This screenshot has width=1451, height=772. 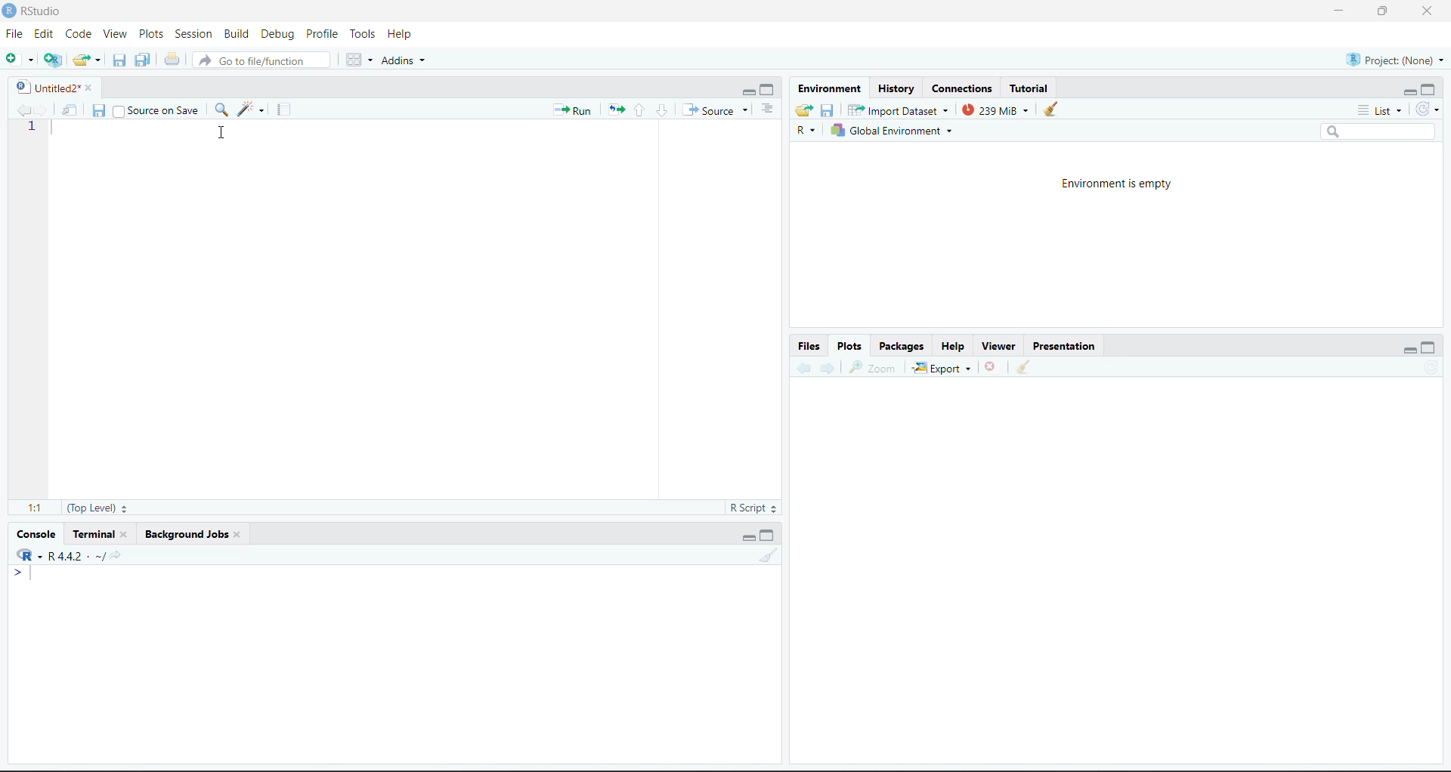 I want to click on Zoom, so click(x=877, y=368).